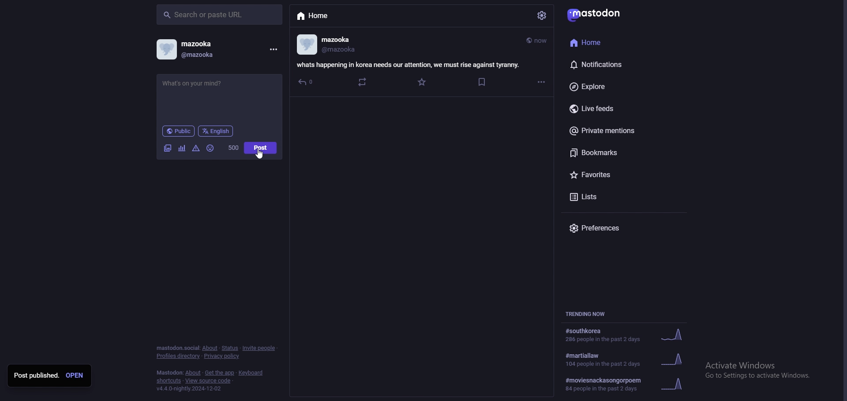  What do you see at coordinates (182, 149) in the screenshot?
I see `polls` at bounding box center [182, 149].